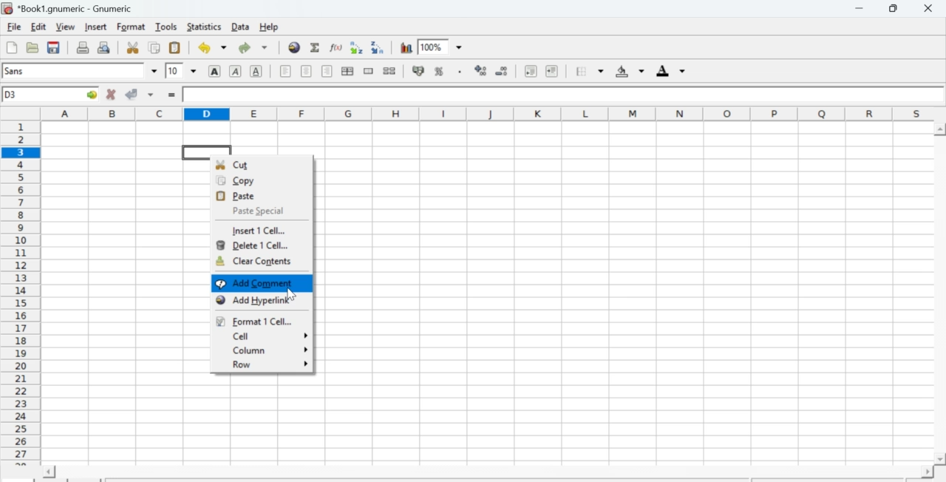 The image size is (946, 482). What do you see at coordinates (253, 261) in the screenshot?
I see `Clear contents` at bounding box center [253, 261].